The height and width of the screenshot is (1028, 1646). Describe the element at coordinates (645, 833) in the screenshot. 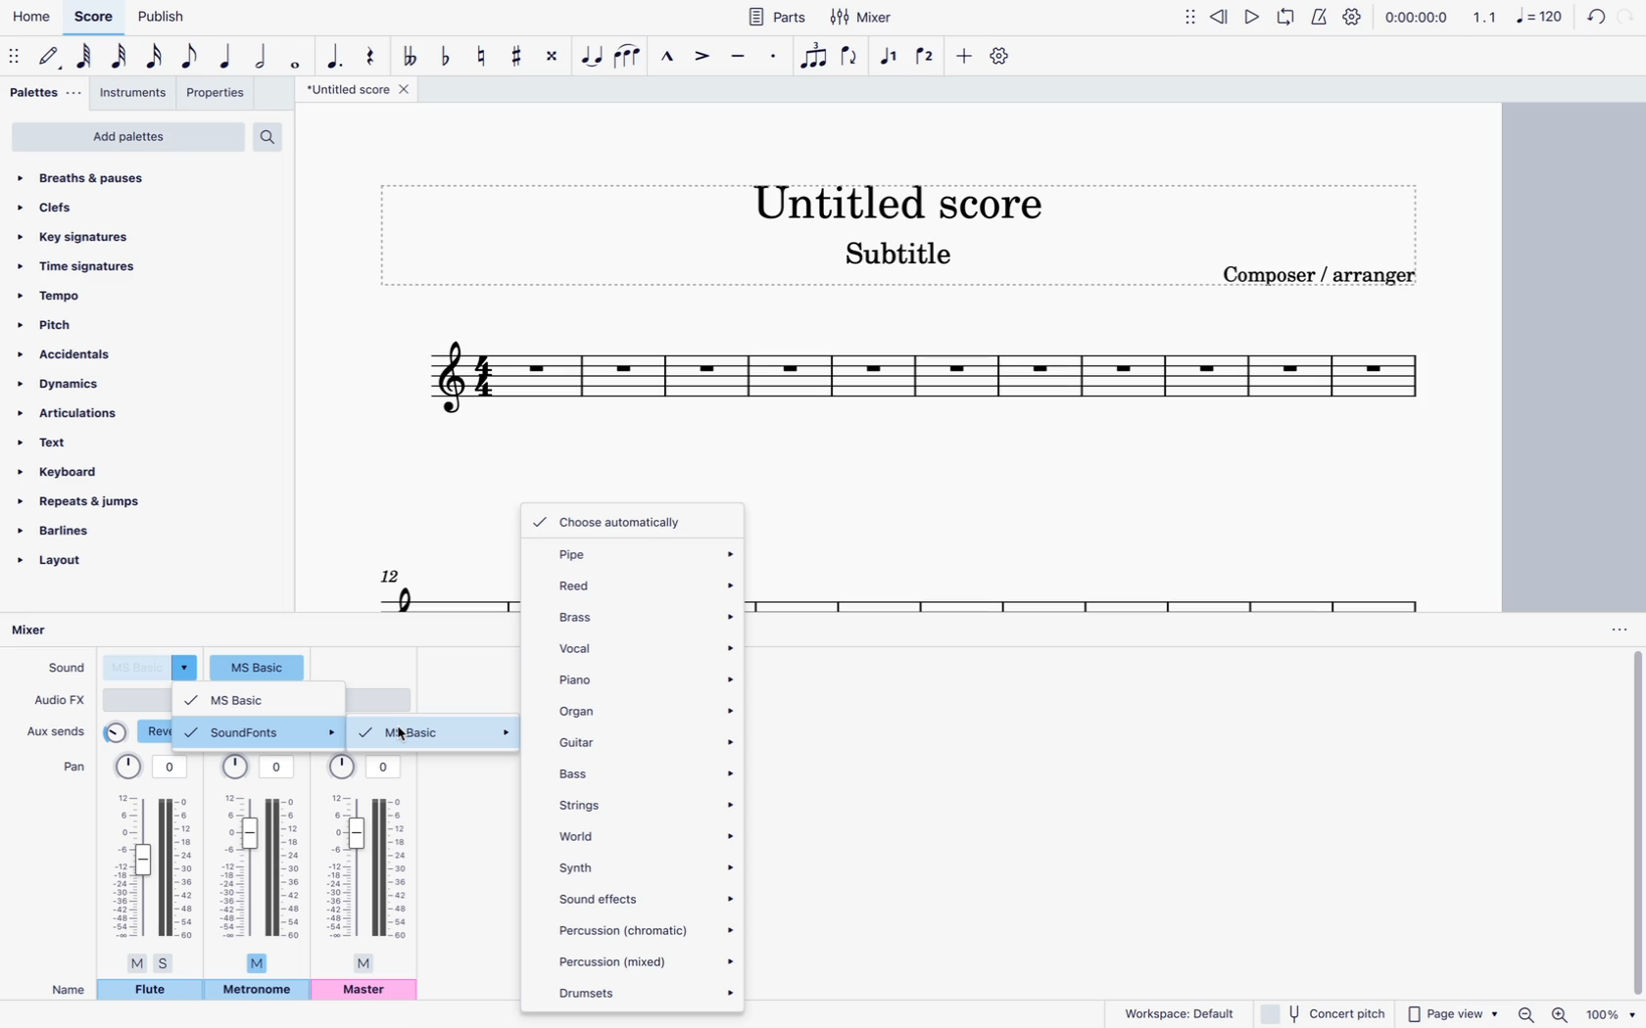

I see `world` at that location.